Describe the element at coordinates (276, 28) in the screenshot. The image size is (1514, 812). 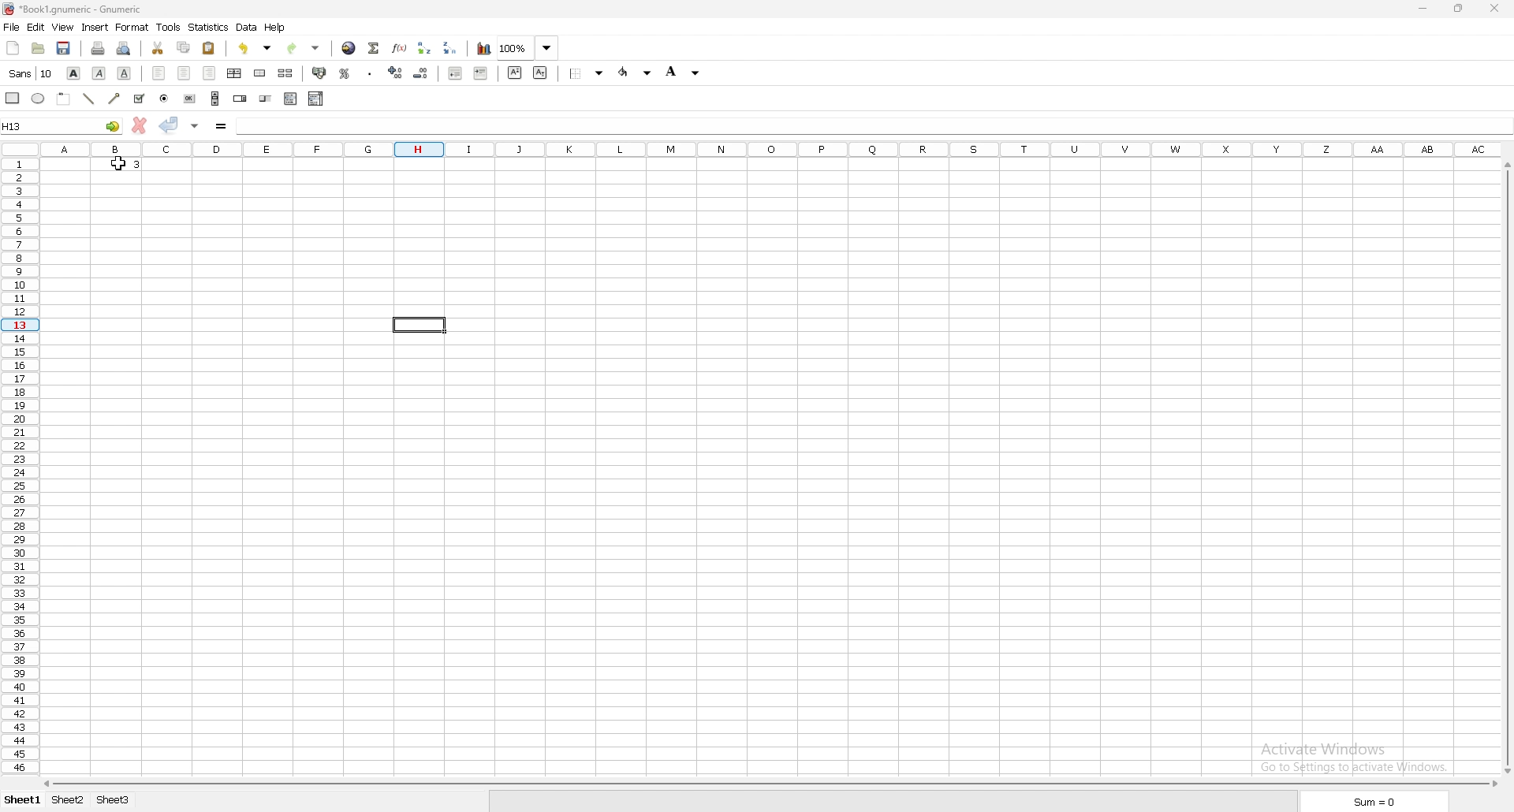
I see `help` at that location.